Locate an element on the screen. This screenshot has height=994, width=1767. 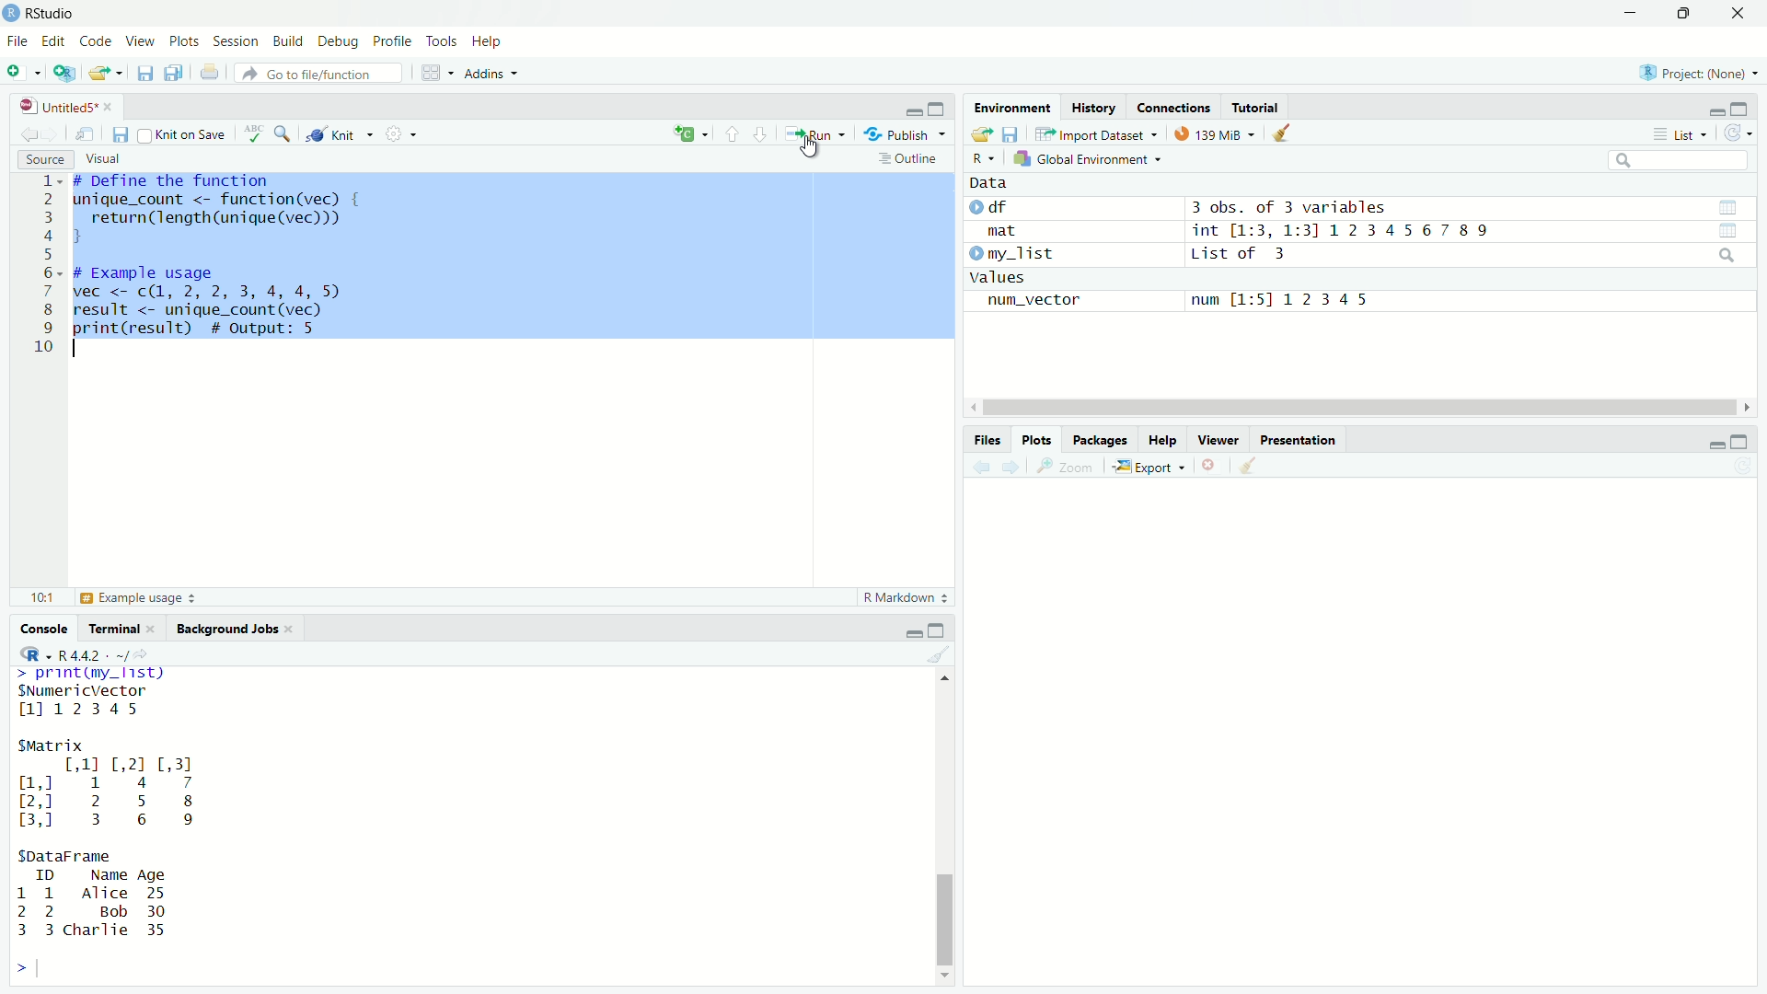
Addins is located at coordinates (489, 74).